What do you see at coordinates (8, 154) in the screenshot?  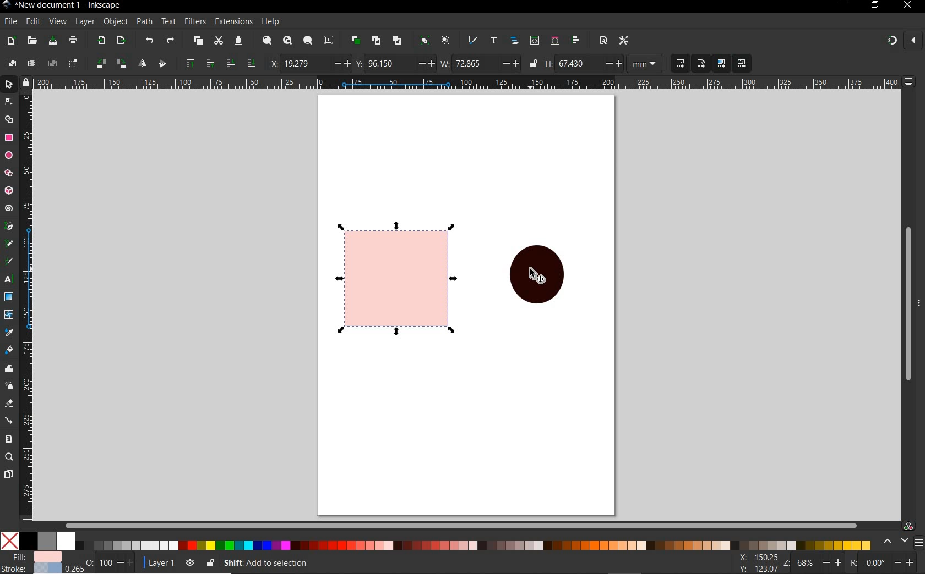 I see `ellipse ,arc tool` at bounding box center [8, 154].